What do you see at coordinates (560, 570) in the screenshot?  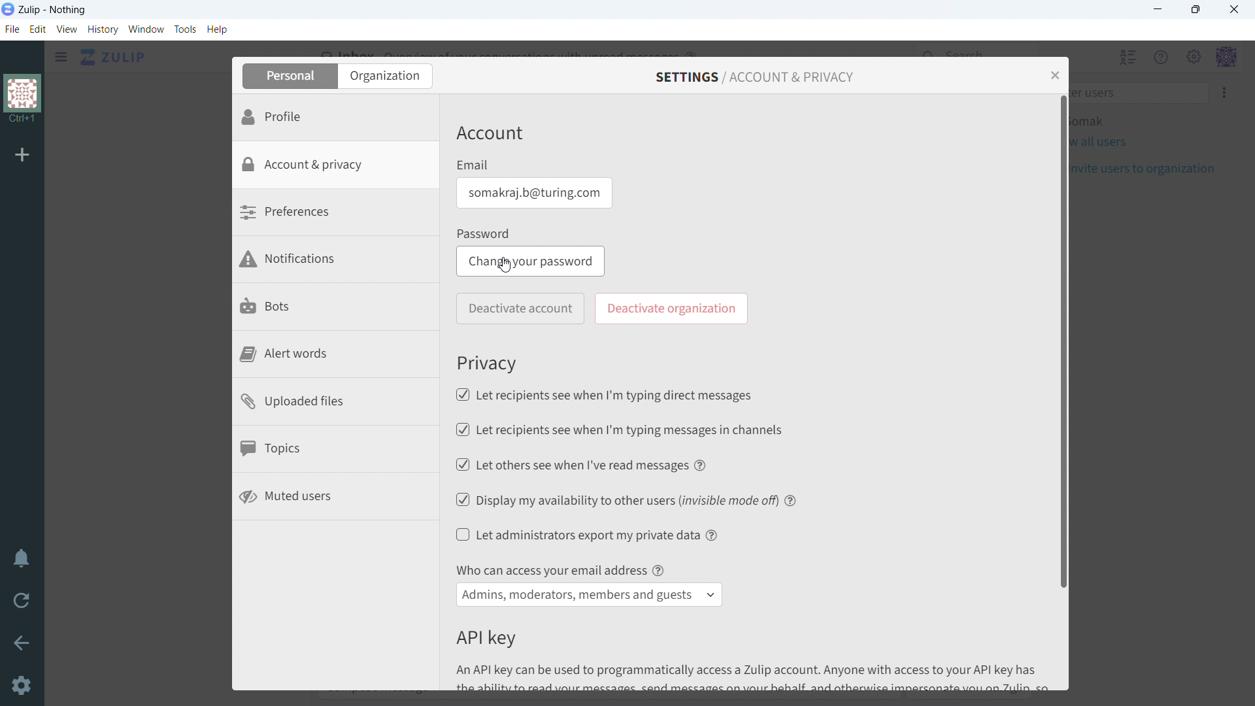 I see `Who can access your email address @` at bounding box center [560, 570].